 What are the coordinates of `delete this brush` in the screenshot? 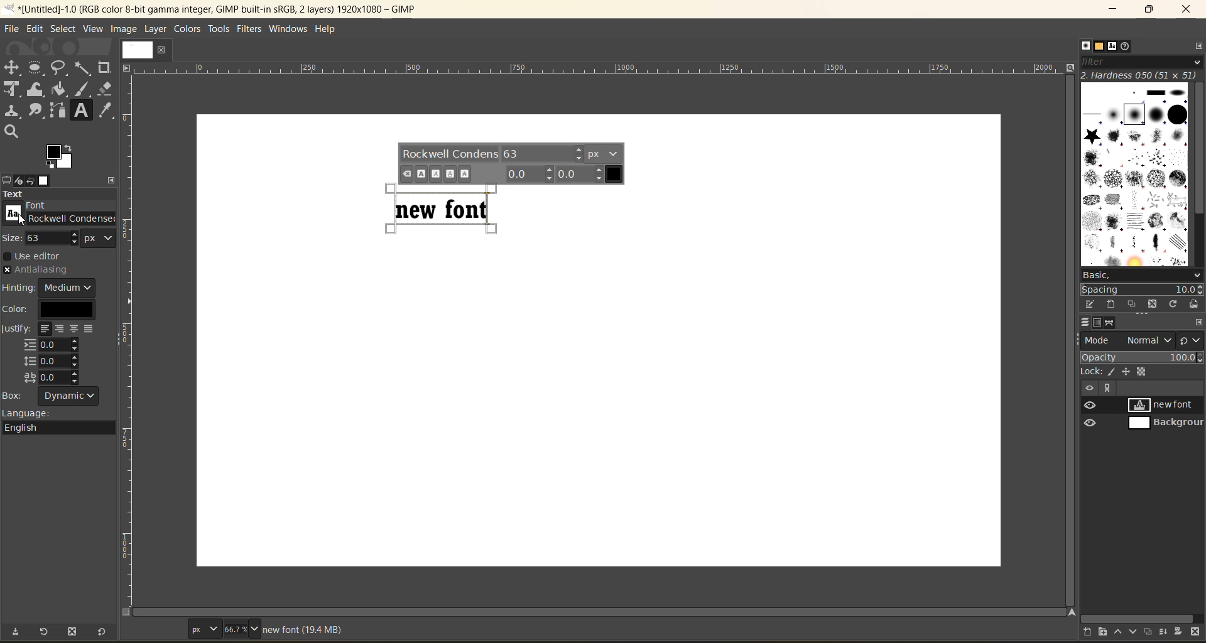 It's located at (1152, 305).